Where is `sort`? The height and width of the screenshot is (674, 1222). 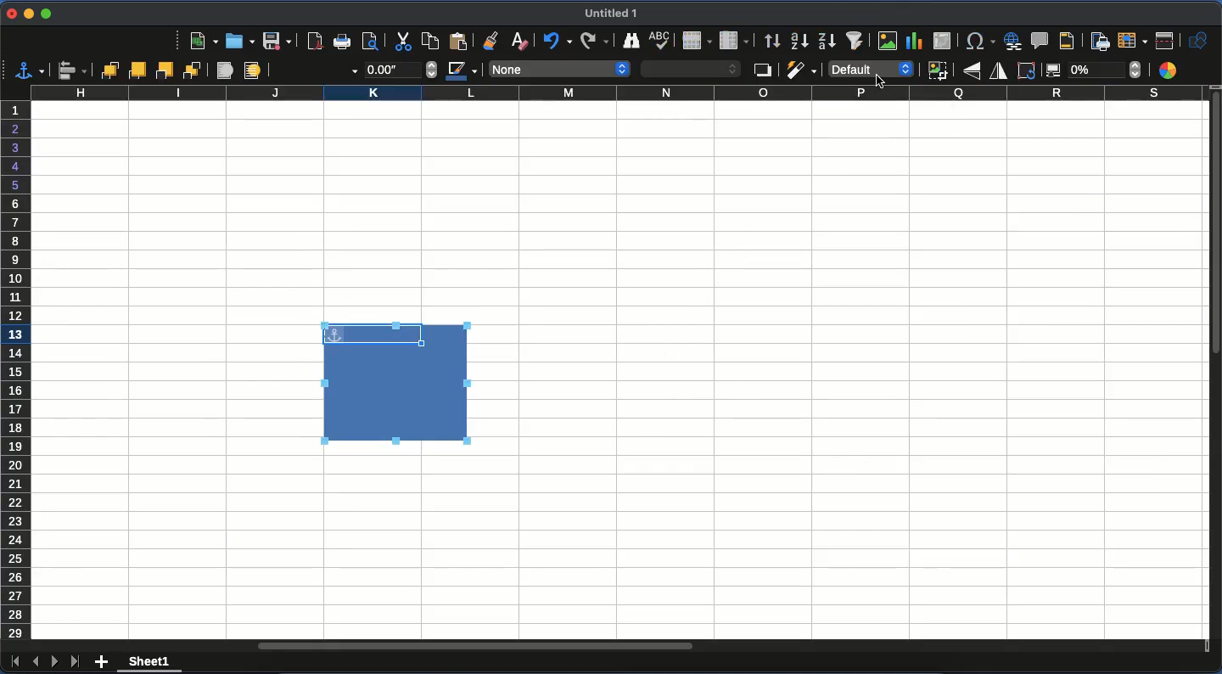 sort is located at coordinates (771, 40).